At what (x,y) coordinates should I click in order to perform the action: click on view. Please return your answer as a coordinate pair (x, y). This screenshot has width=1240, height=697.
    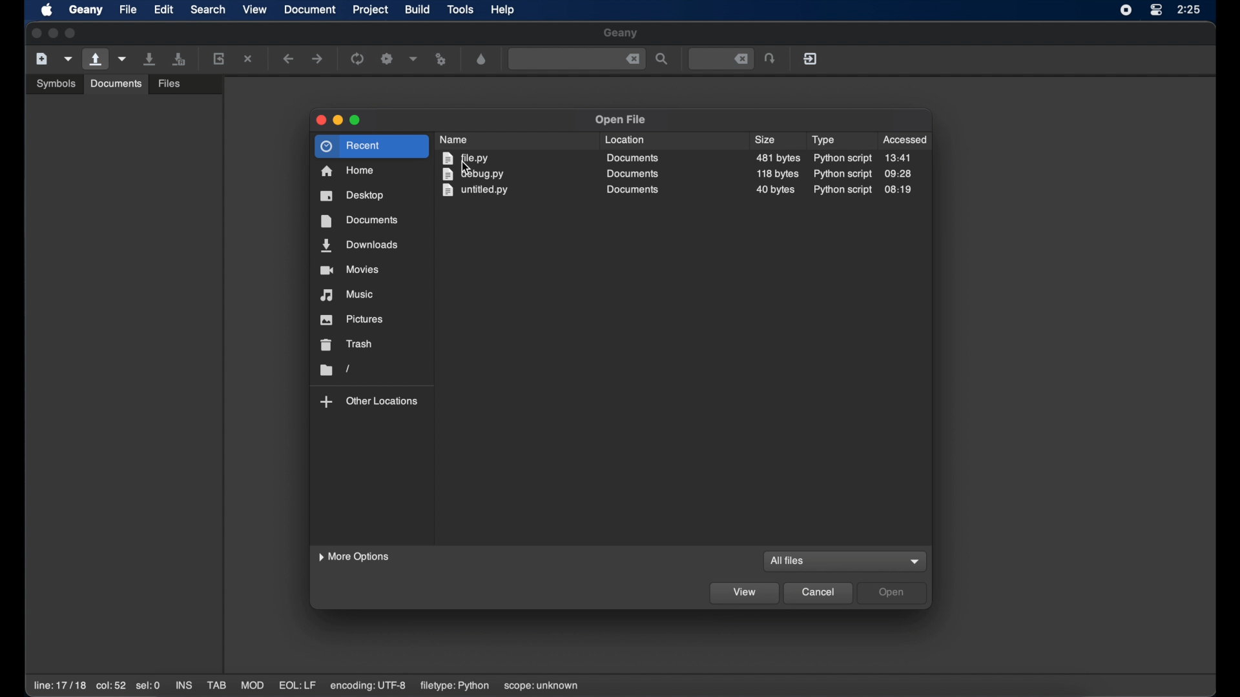
    Looking at the image, I should click on (744, 592).